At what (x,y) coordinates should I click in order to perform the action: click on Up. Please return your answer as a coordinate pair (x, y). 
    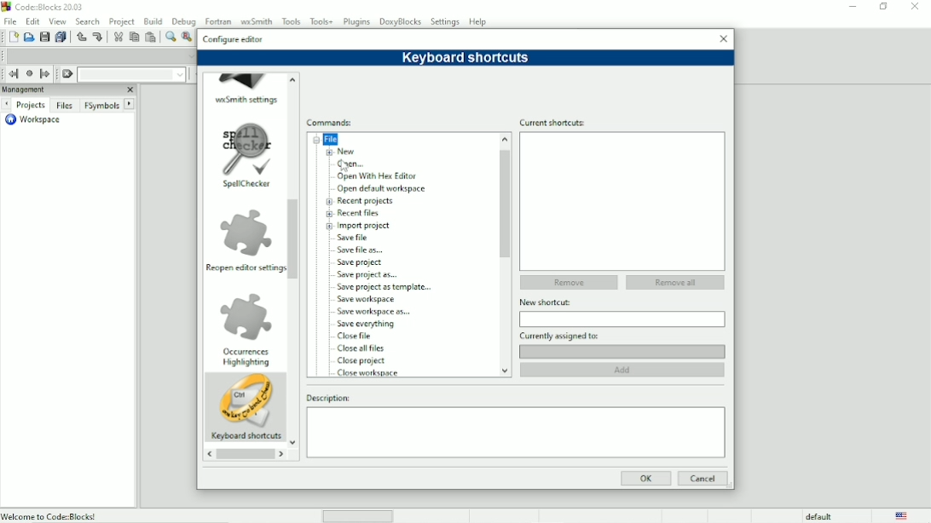
    Looking at the image, I should click on (503, 138).